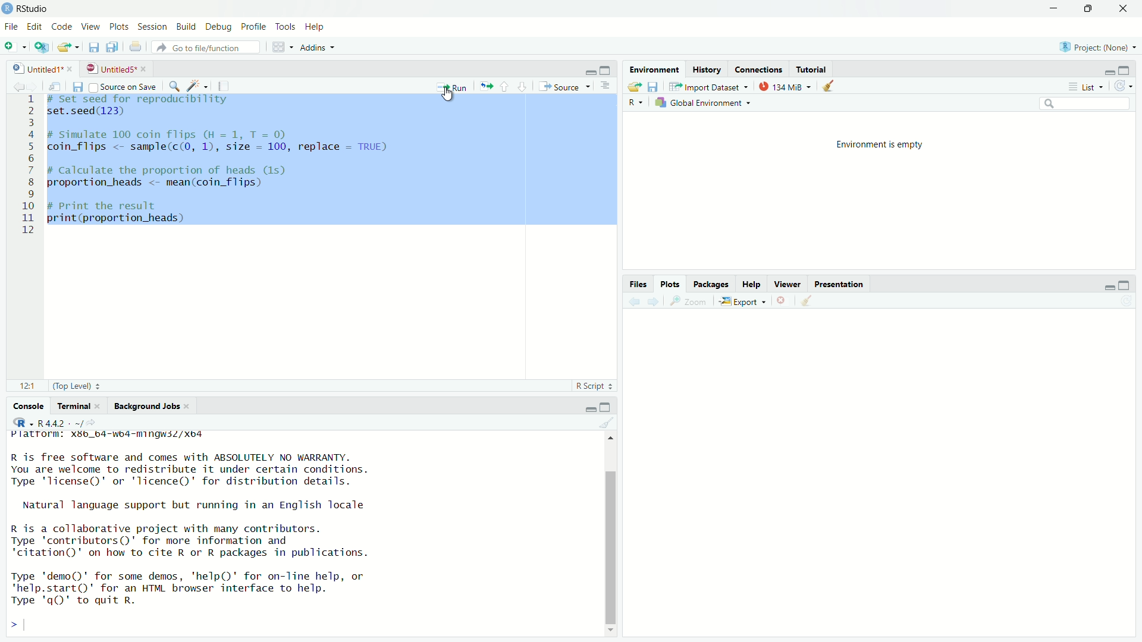 This screenshot has width=1142, height=642. I want to click on view the current working directory, so click(101, 423).